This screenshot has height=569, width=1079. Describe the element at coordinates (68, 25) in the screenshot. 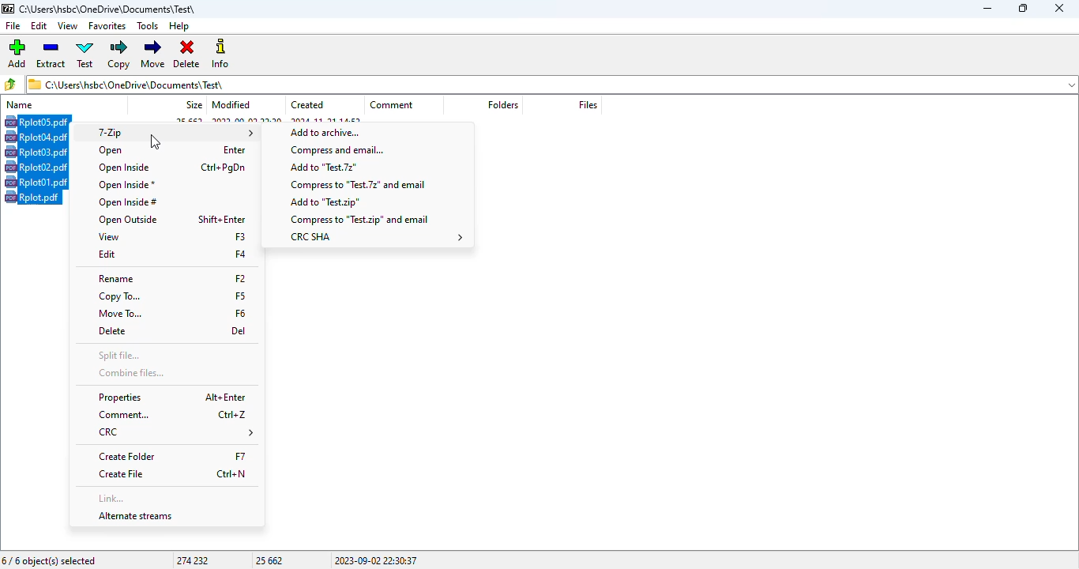

I see `view` at that location.